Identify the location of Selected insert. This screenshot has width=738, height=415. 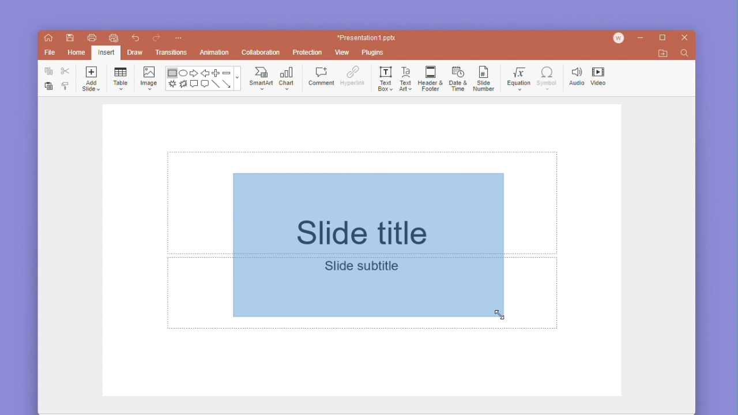
(106, 52).